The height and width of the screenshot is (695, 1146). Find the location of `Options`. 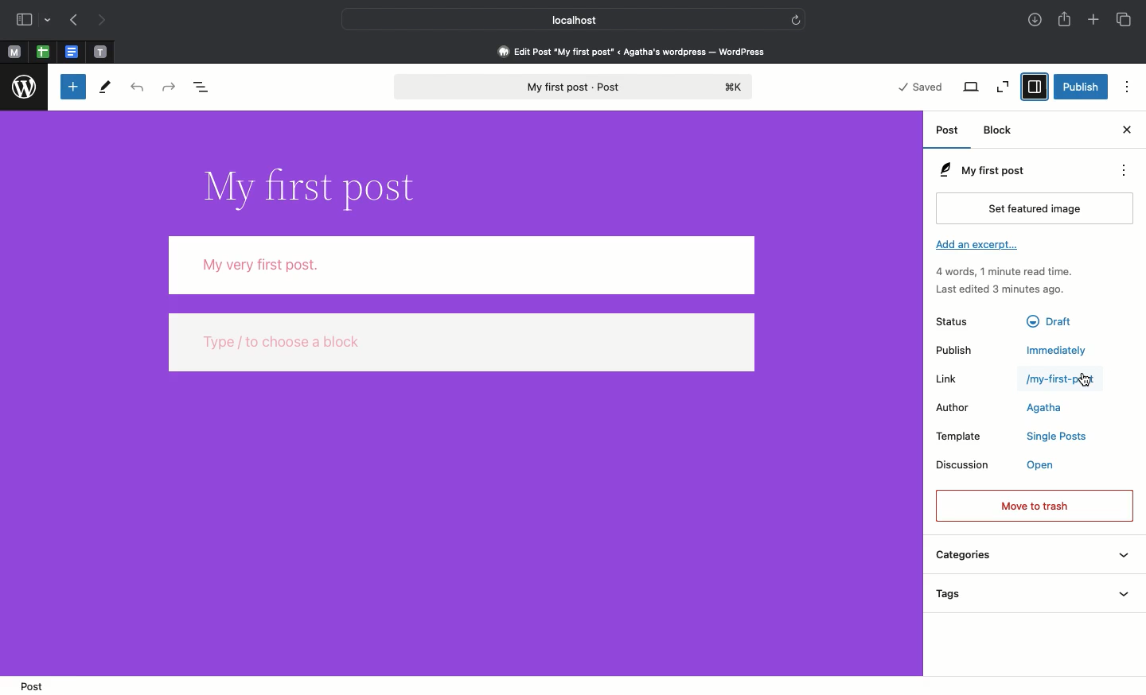

Options is located at coordinates (1128, 86).